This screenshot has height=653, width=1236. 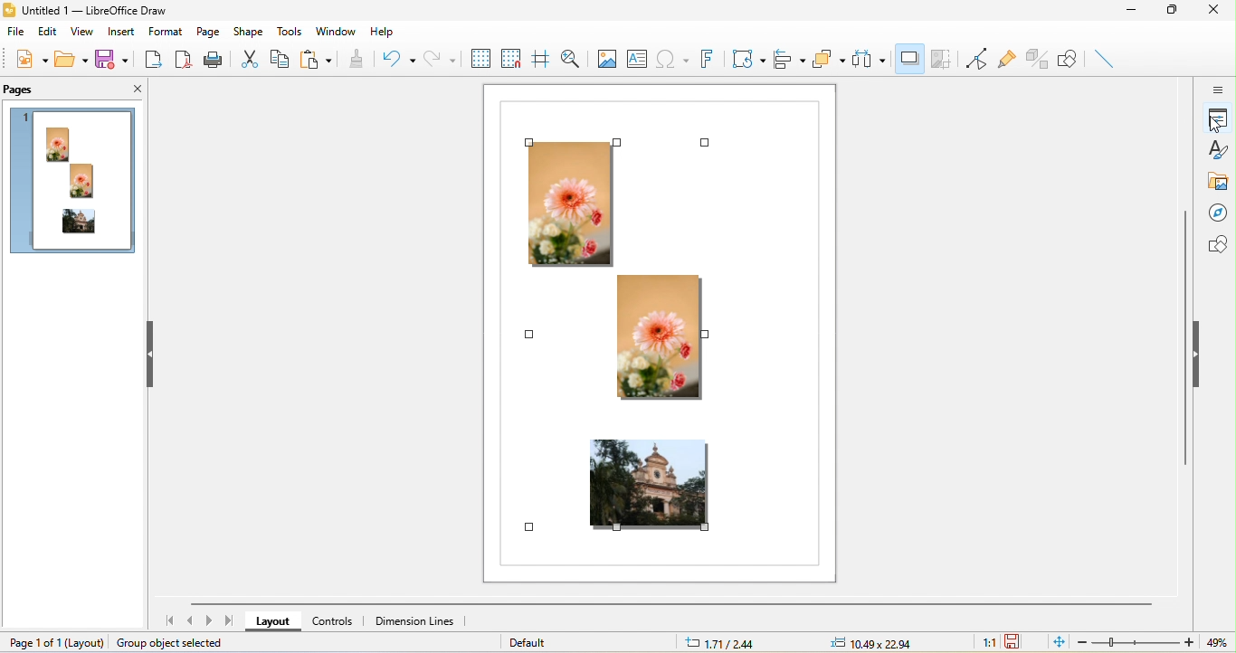 I want to click on redo, so click(x=439, y=57).